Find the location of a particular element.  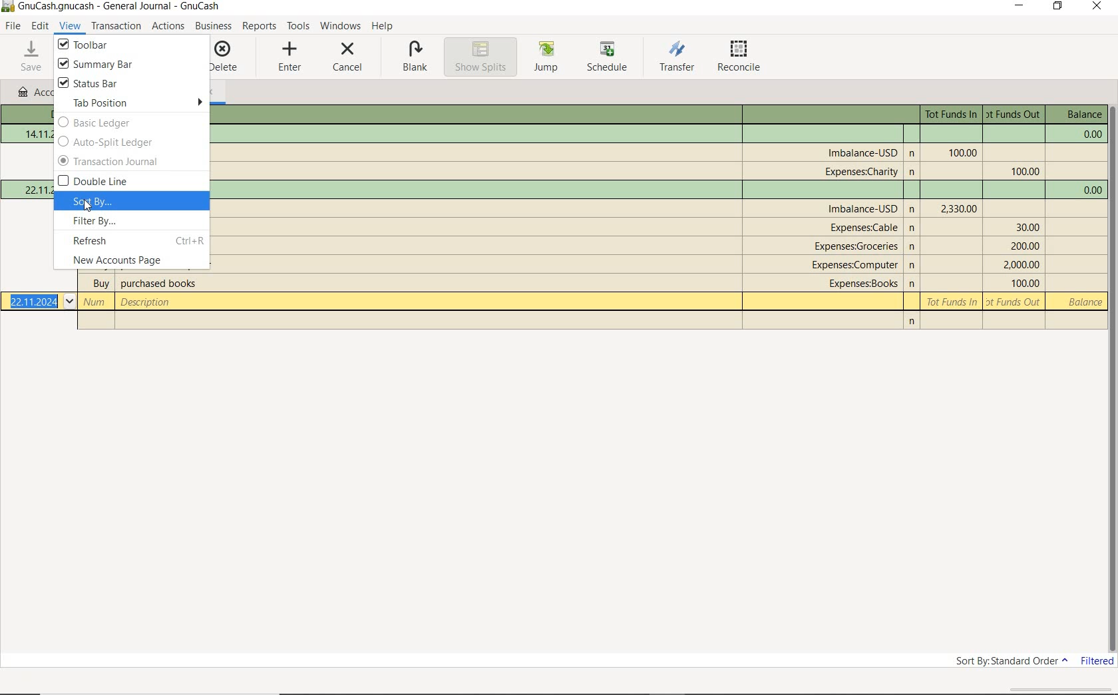

HELP is located at coordinates (385, 26).